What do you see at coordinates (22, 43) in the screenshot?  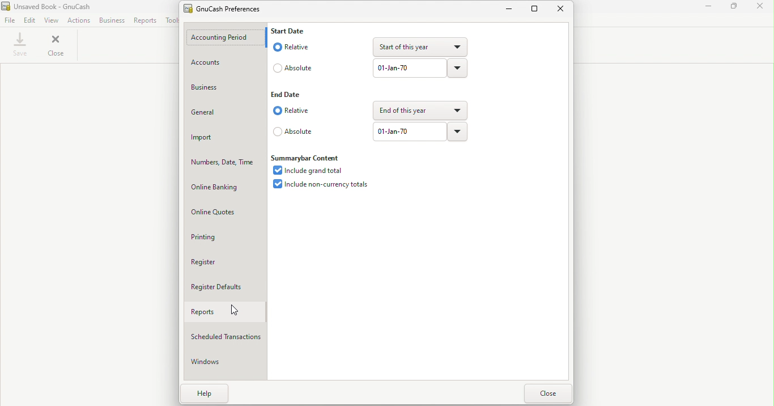 I see `Save` at bounding box center [22, 43].